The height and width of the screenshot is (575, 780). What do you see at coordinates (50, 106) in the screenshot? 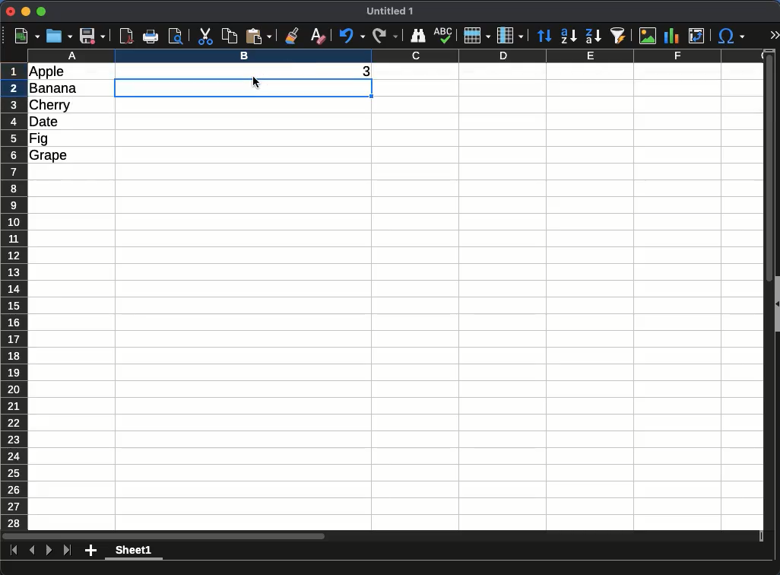
I see `cherry` at bounding box center [50, 106].